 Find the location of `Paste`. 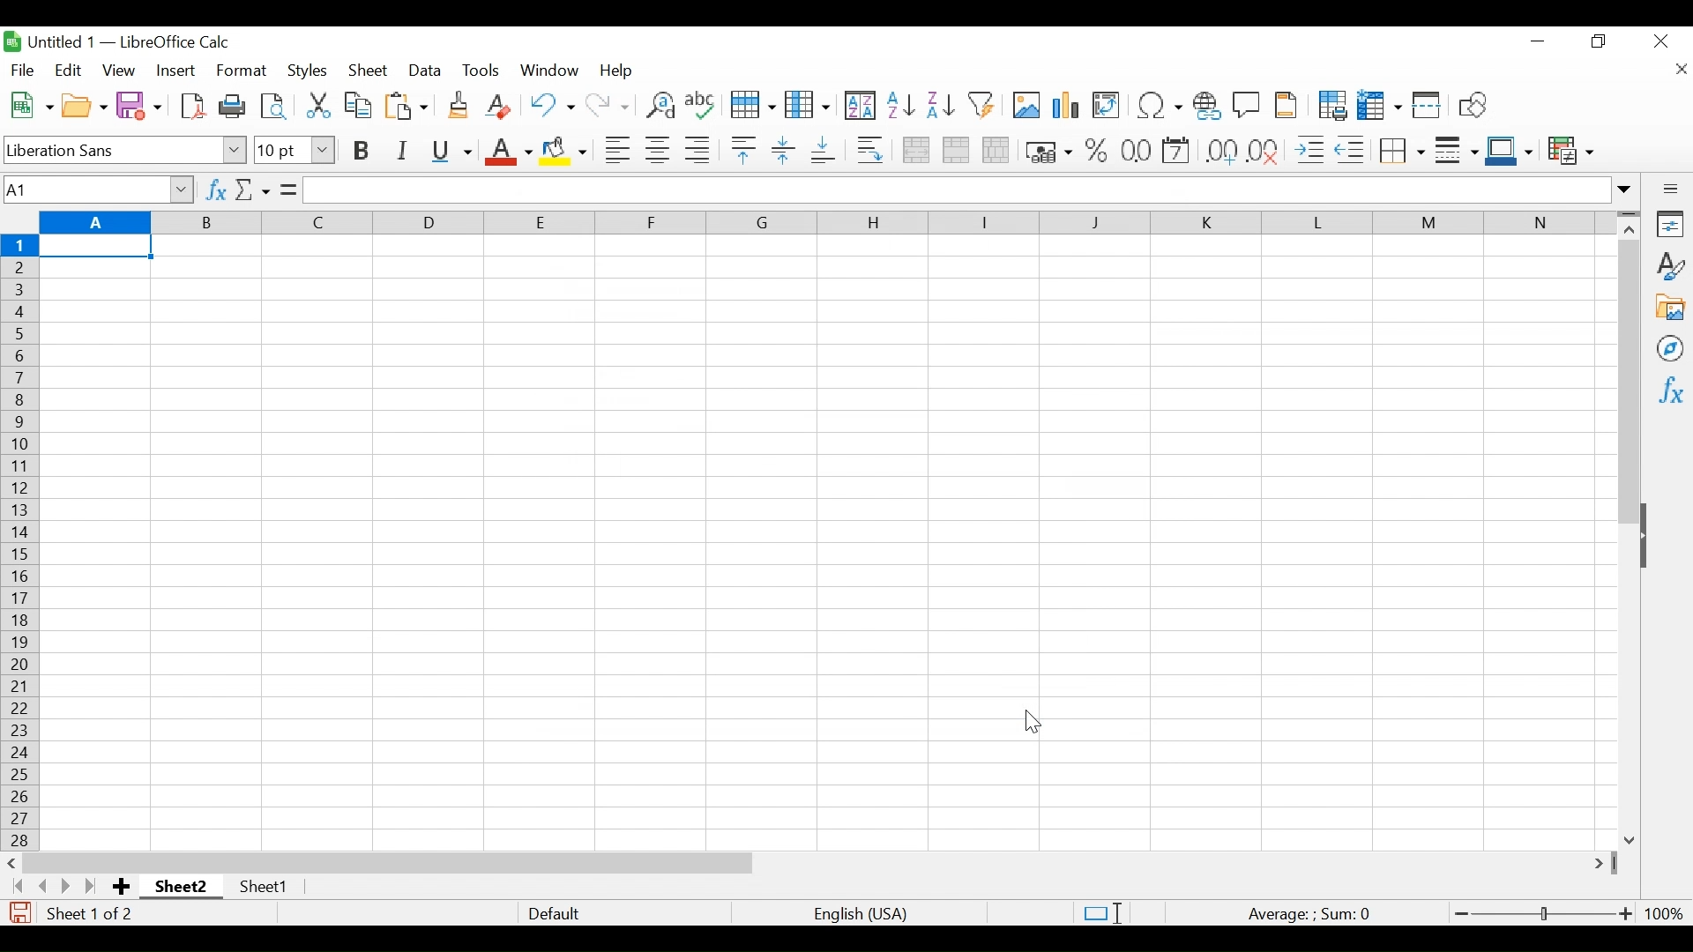

Paste is located at coordinates (406, 106).